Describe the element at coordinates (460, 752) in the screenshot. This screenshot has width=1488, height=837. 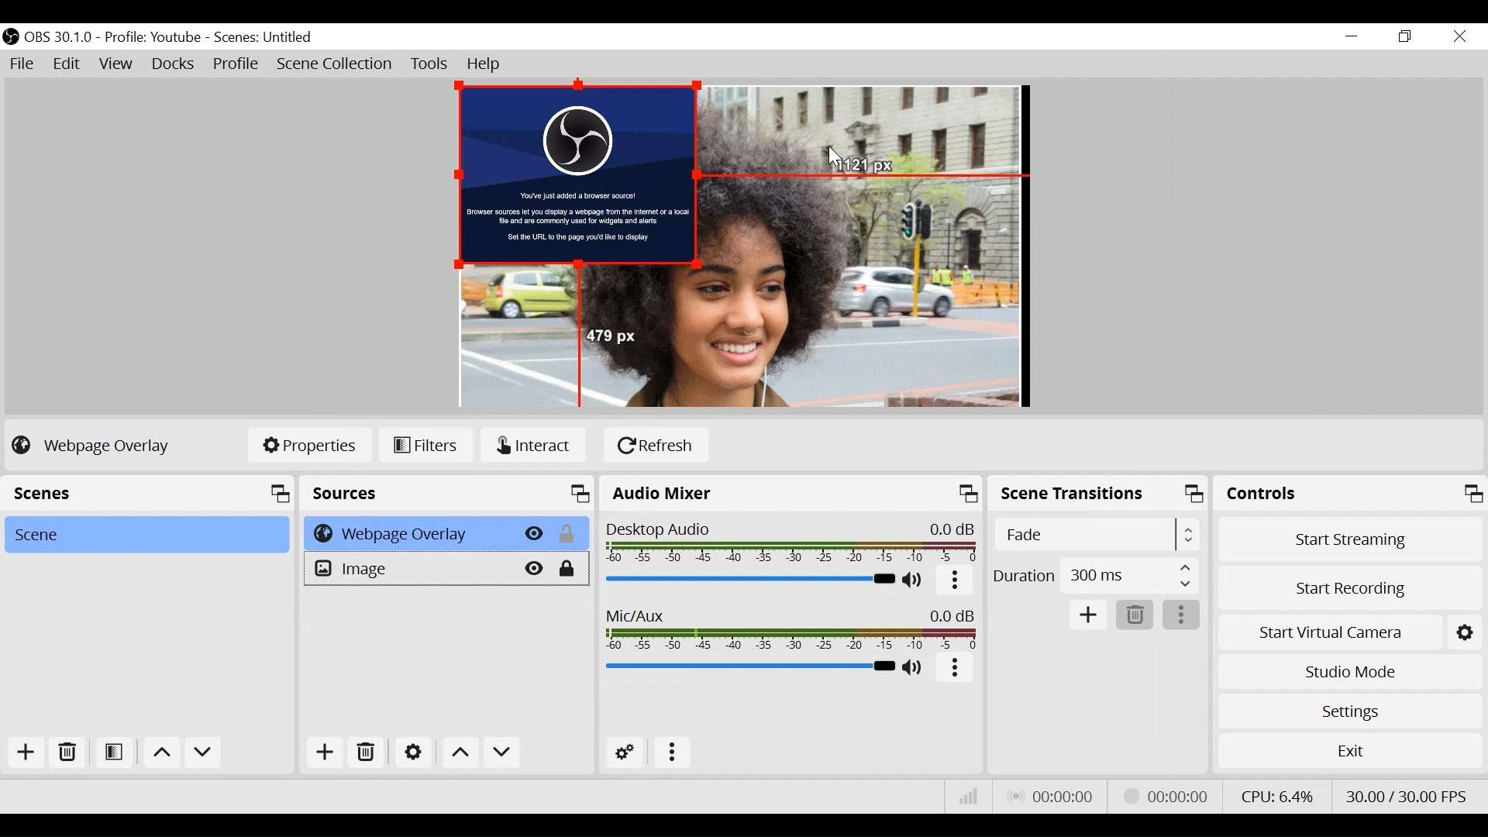
I see `Move Up` at that location.